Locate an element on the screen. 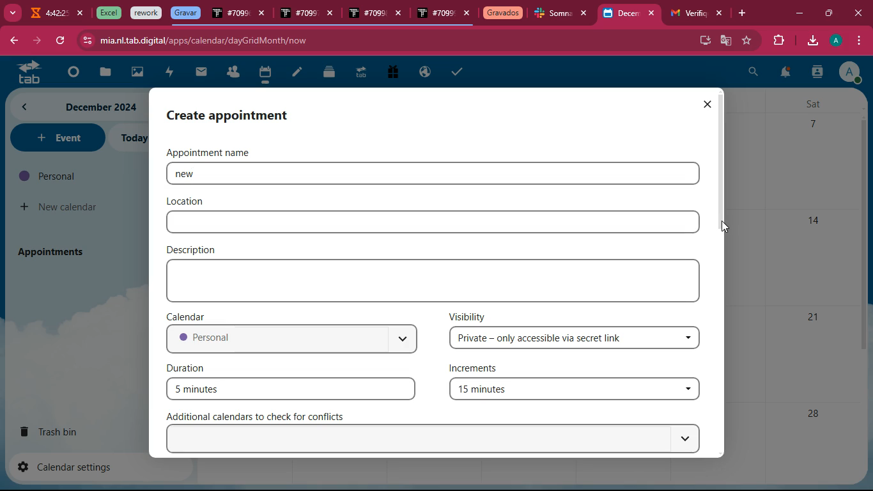 Image resolution: width=873 pixels, height=491 pixels. close is located at coordinates (707, 104).